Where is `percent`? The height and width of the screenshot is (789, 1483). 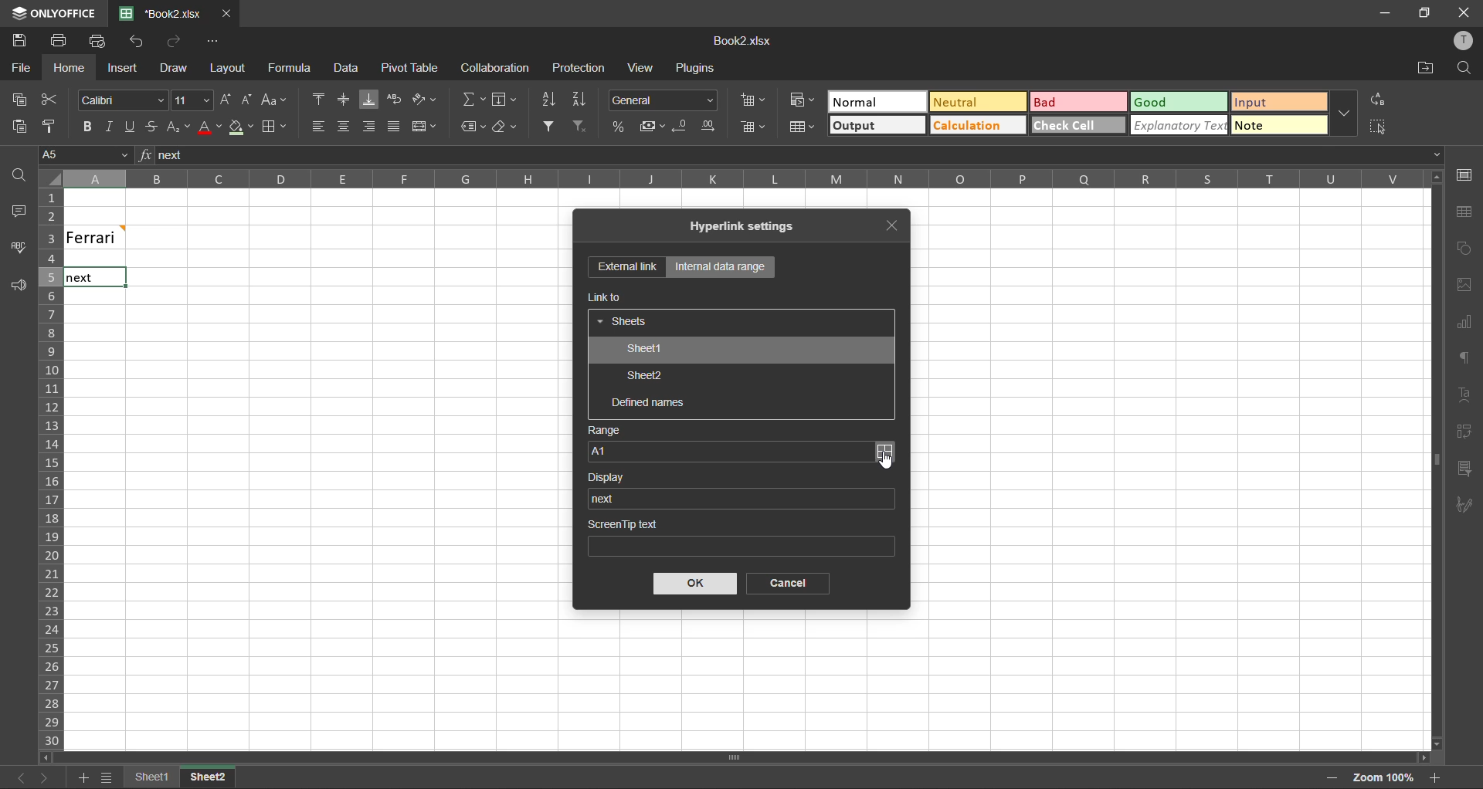 percent is located at coordinates (618, 128).